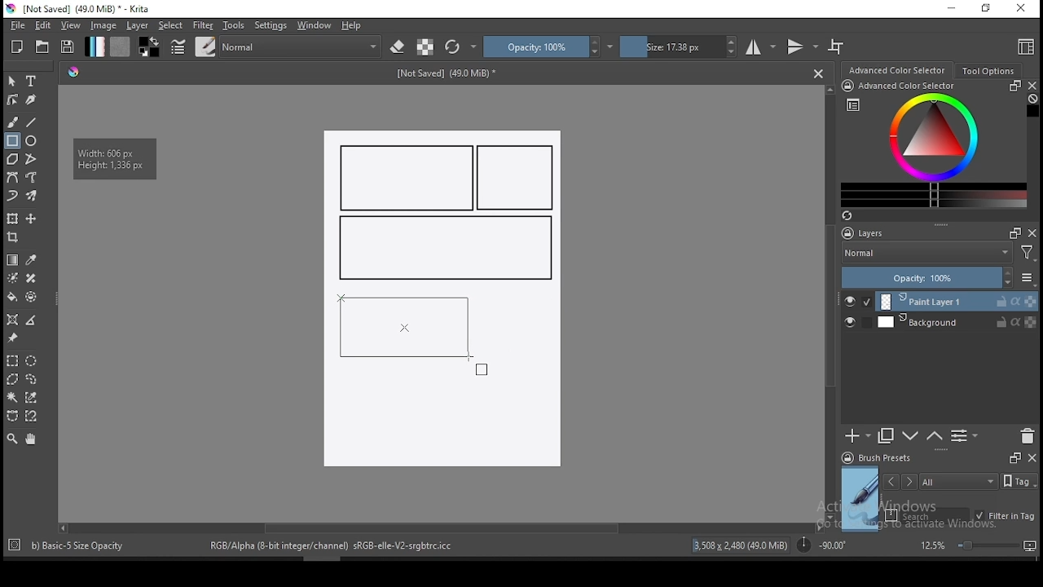  Describe the element at coordinates (32, 99) in the screenshot. I see `calligraphy` at that location.